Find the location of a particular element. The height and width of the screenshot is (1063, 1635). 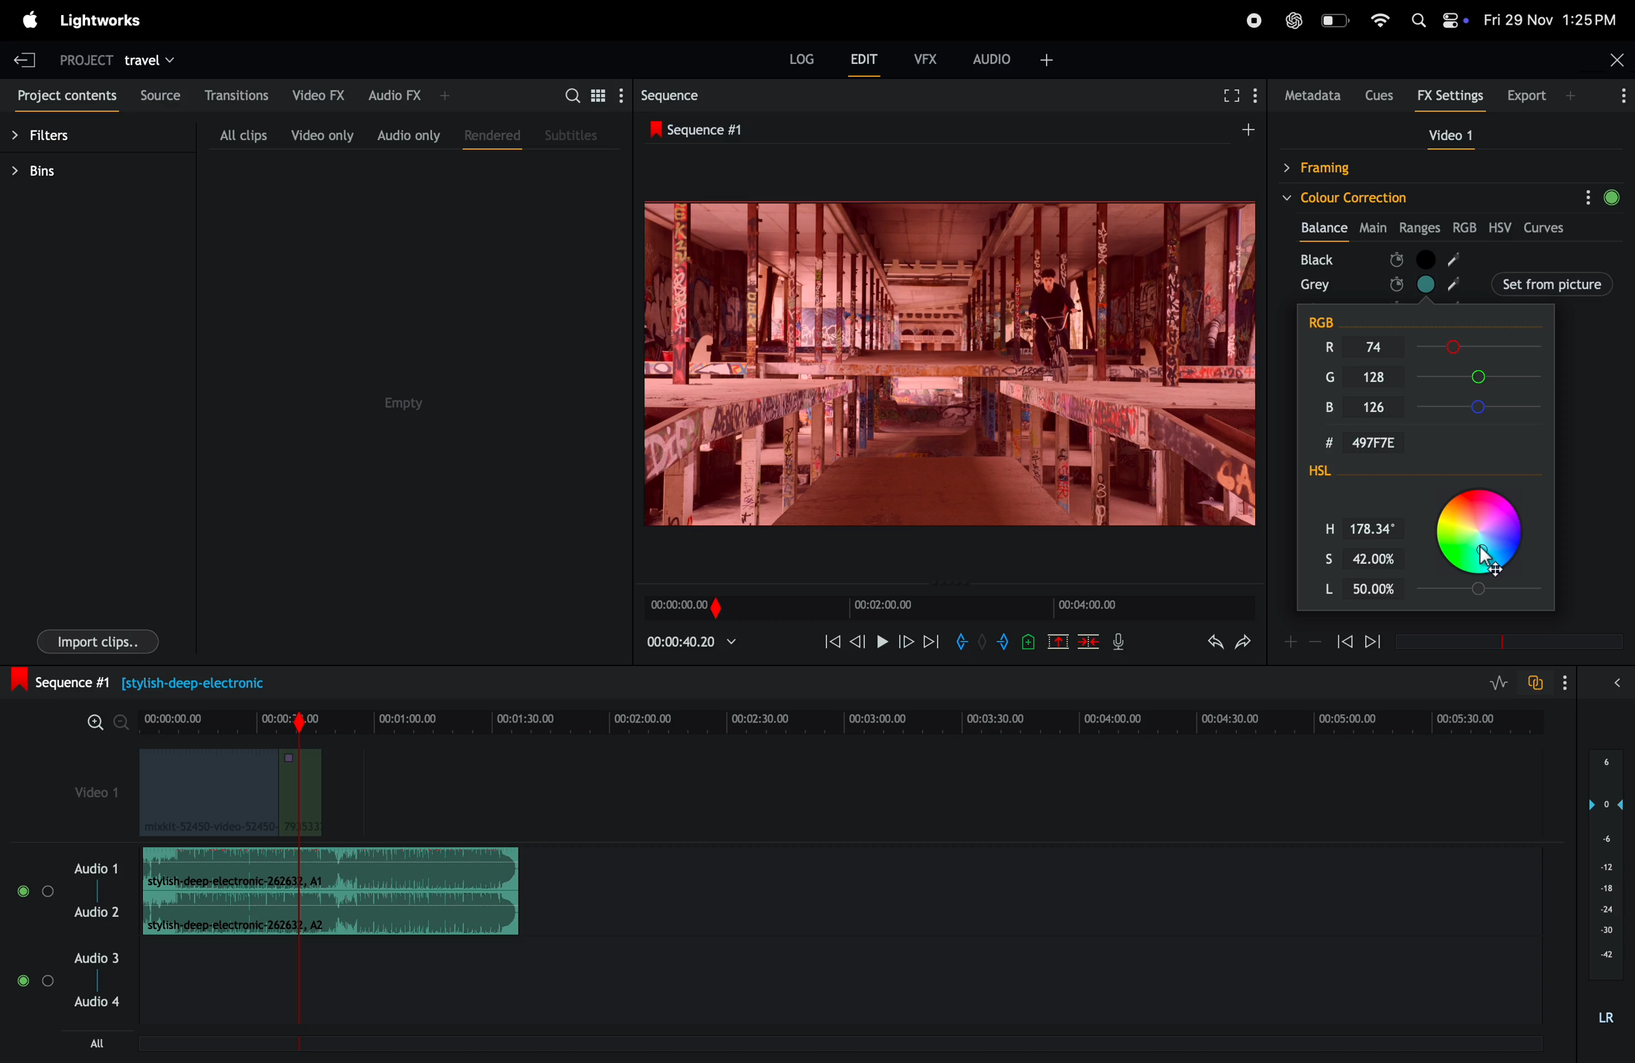

subtitles is located at coordinates (573, 134).